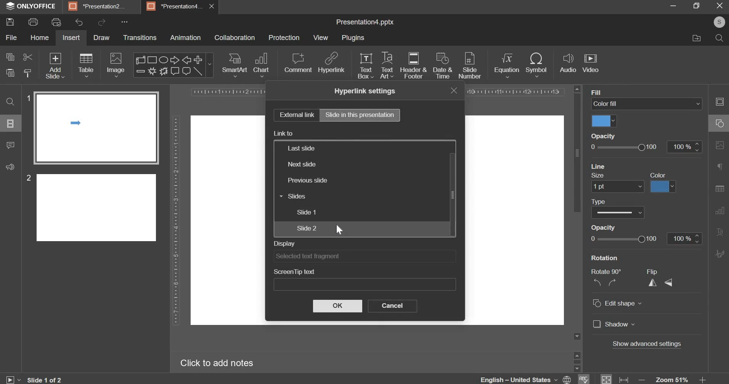  I want to click on video, so click(591, 62).